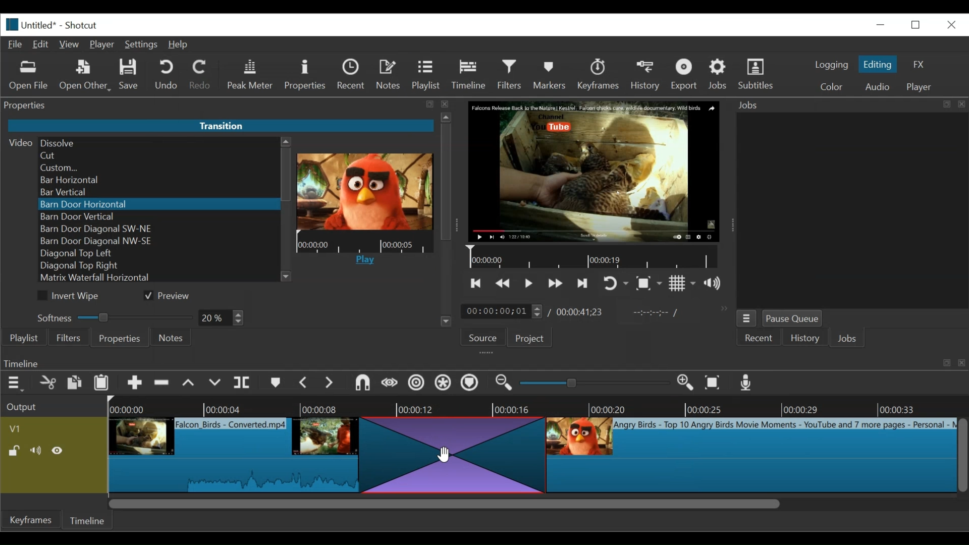  Describe the element at coordinates (472, 384) in the screenshot. I see `Ripple Markers` at that location.